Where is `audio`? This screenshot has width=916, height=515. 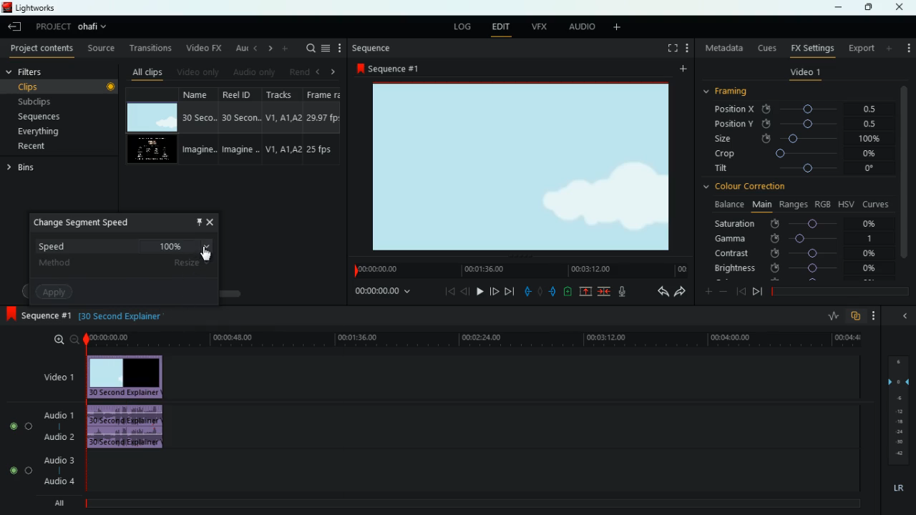 audio is located at coordinates (252, 72).